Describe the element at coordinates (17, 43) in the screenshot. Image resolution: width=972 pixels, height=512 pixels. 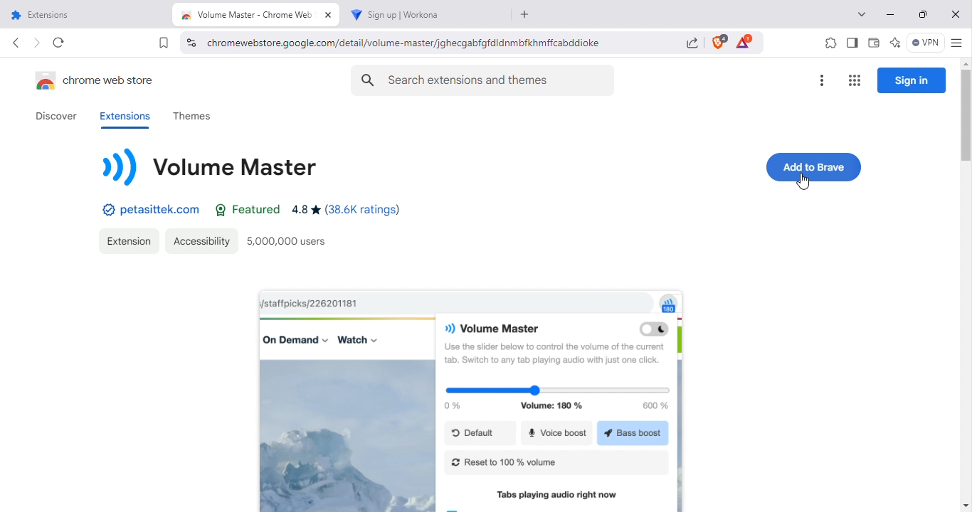
I see `Click to go back` at that location.